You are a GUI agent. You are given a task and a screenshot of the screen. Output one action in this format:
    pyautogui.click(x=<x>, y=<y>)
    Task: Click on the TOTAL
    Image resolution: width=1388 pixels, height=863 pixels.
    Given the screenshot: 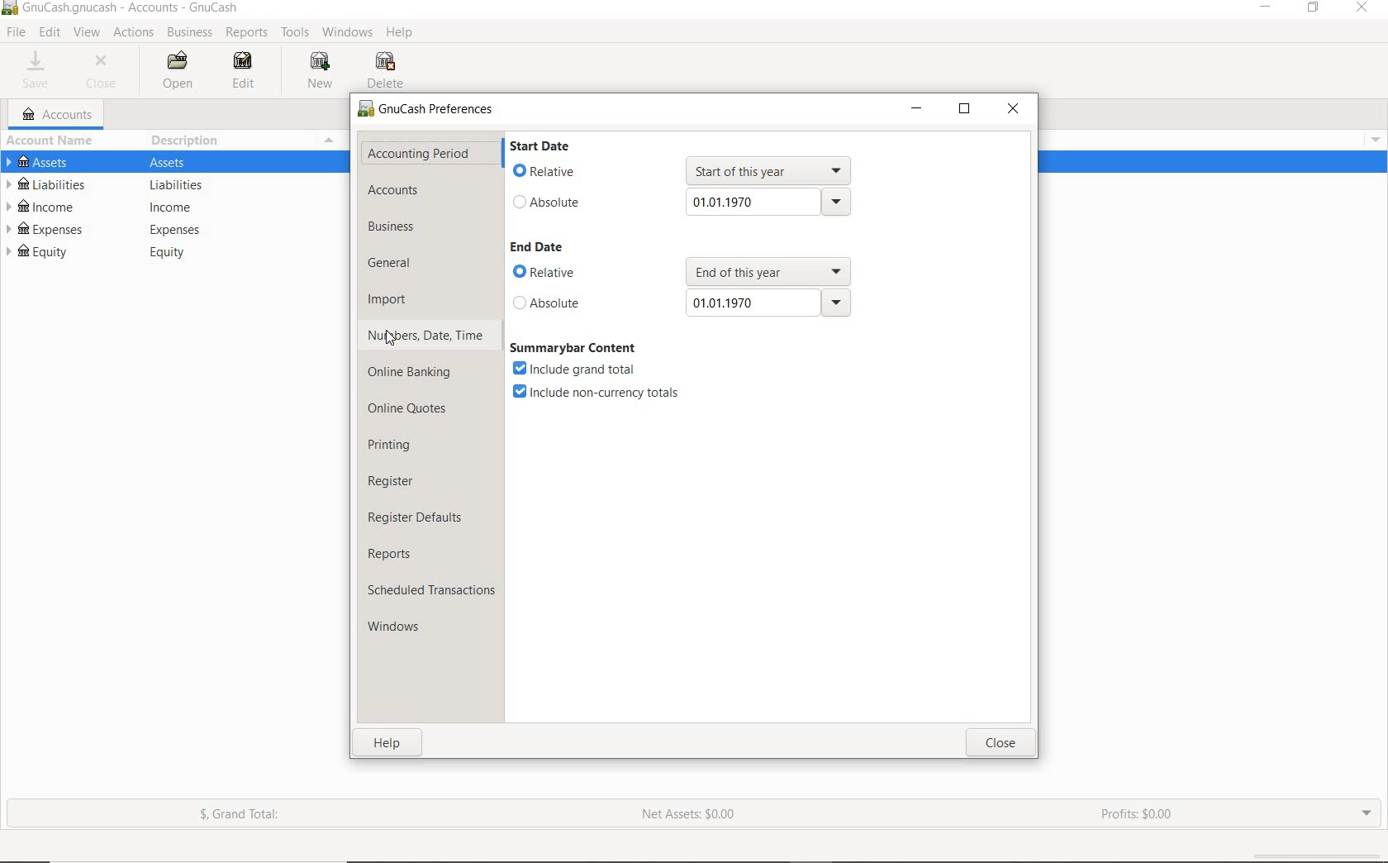 What is the action you would take?
    pyautogui.click(x=338, y=140)
    